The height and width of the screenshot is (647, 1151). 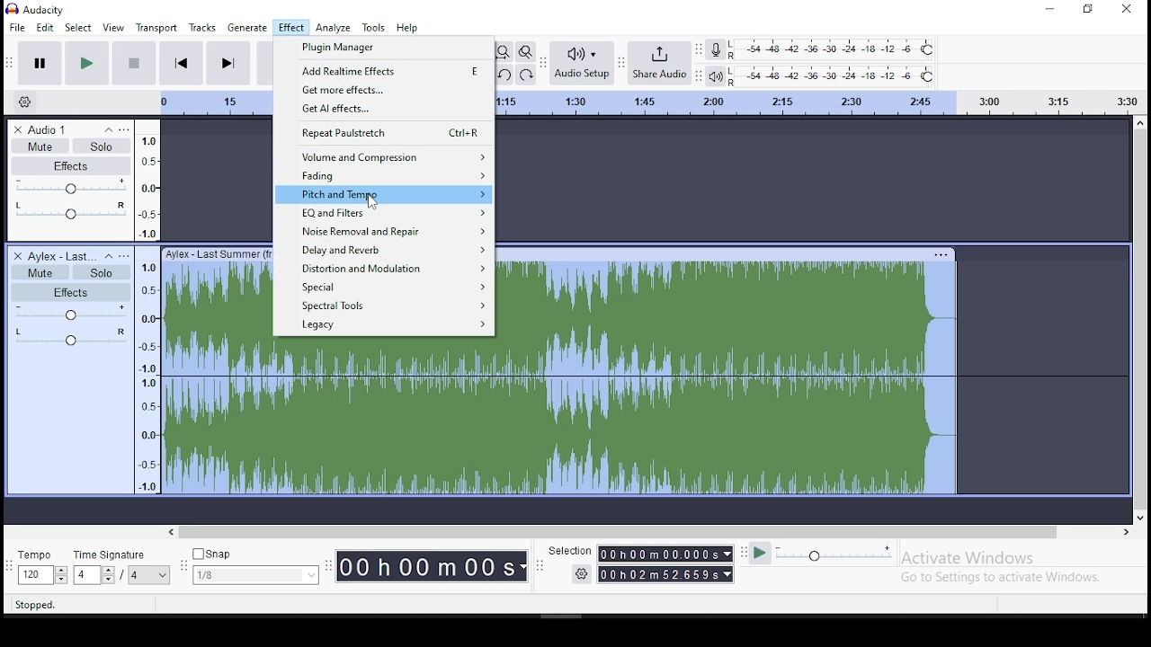 What do you see at coordinates (17, 27) in the screenshot?
I see `file` at bounding box center [17, 27].